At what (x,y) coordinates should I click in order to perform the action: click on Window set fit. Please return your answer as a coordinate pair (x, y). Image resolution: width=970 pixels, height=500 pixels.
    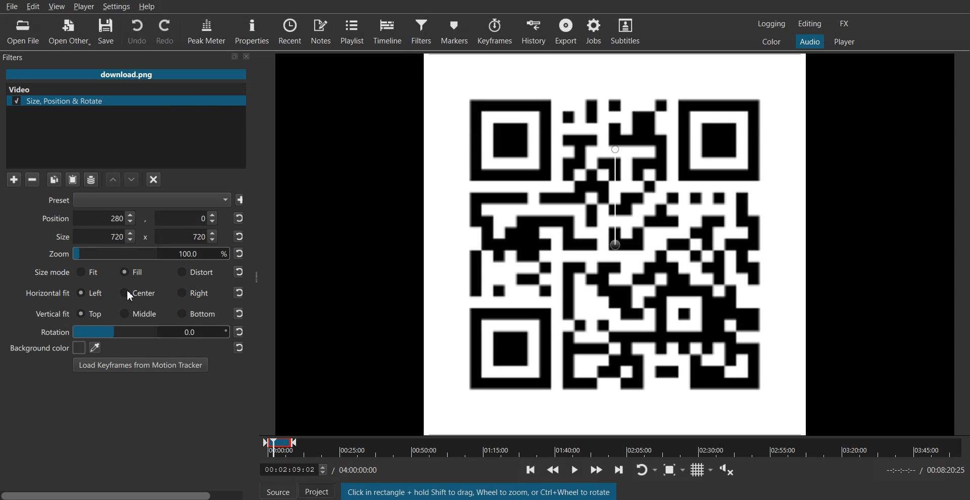
    Looking at the image, I should click on (616, 243).